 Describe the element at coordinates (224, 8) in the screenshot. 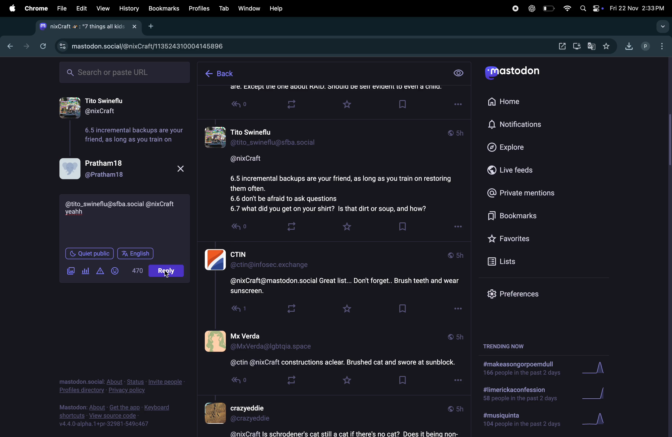

I see `tab` at that location.